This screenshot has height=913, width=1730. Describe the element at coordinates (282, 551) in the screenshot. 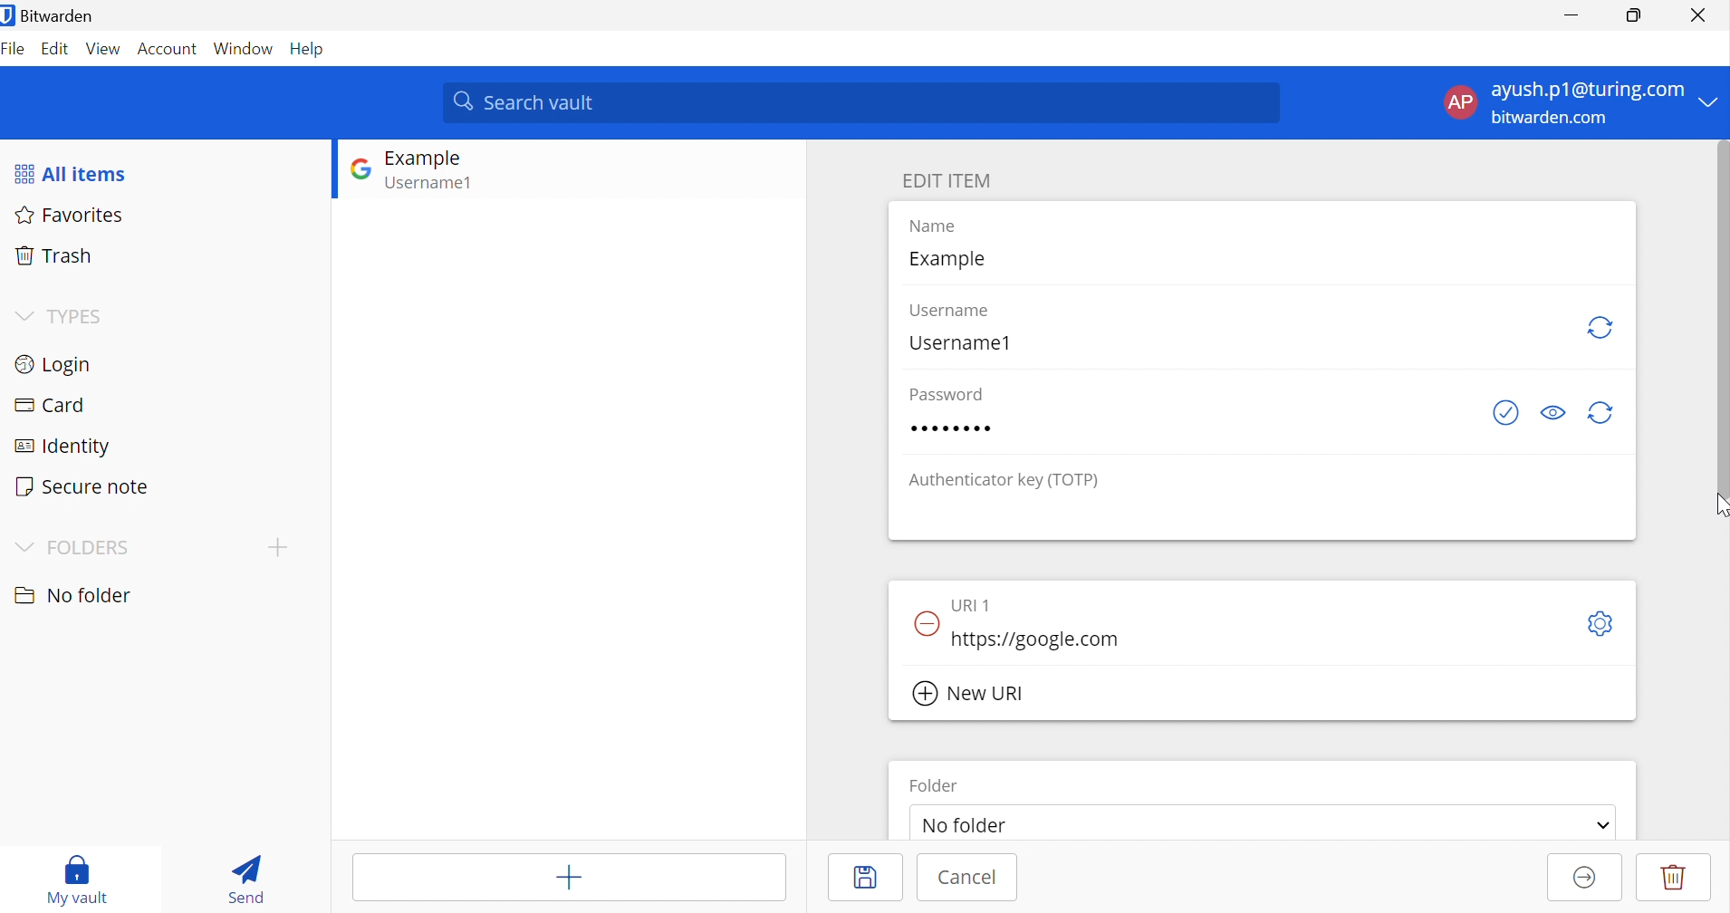

I see `CREATE FOLDER` at that location.